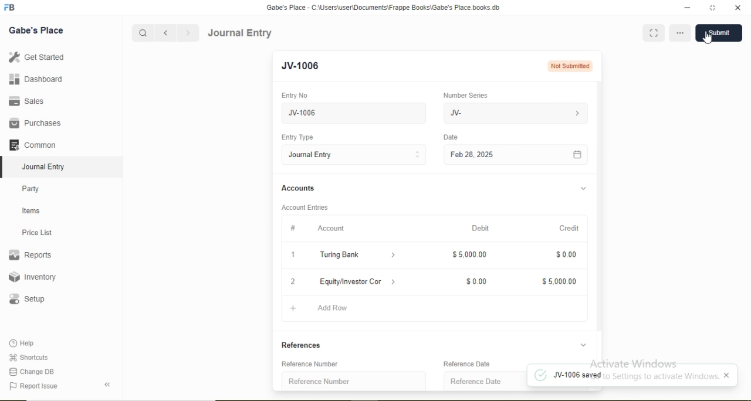  I want to click on Price List, so click(36, 233).